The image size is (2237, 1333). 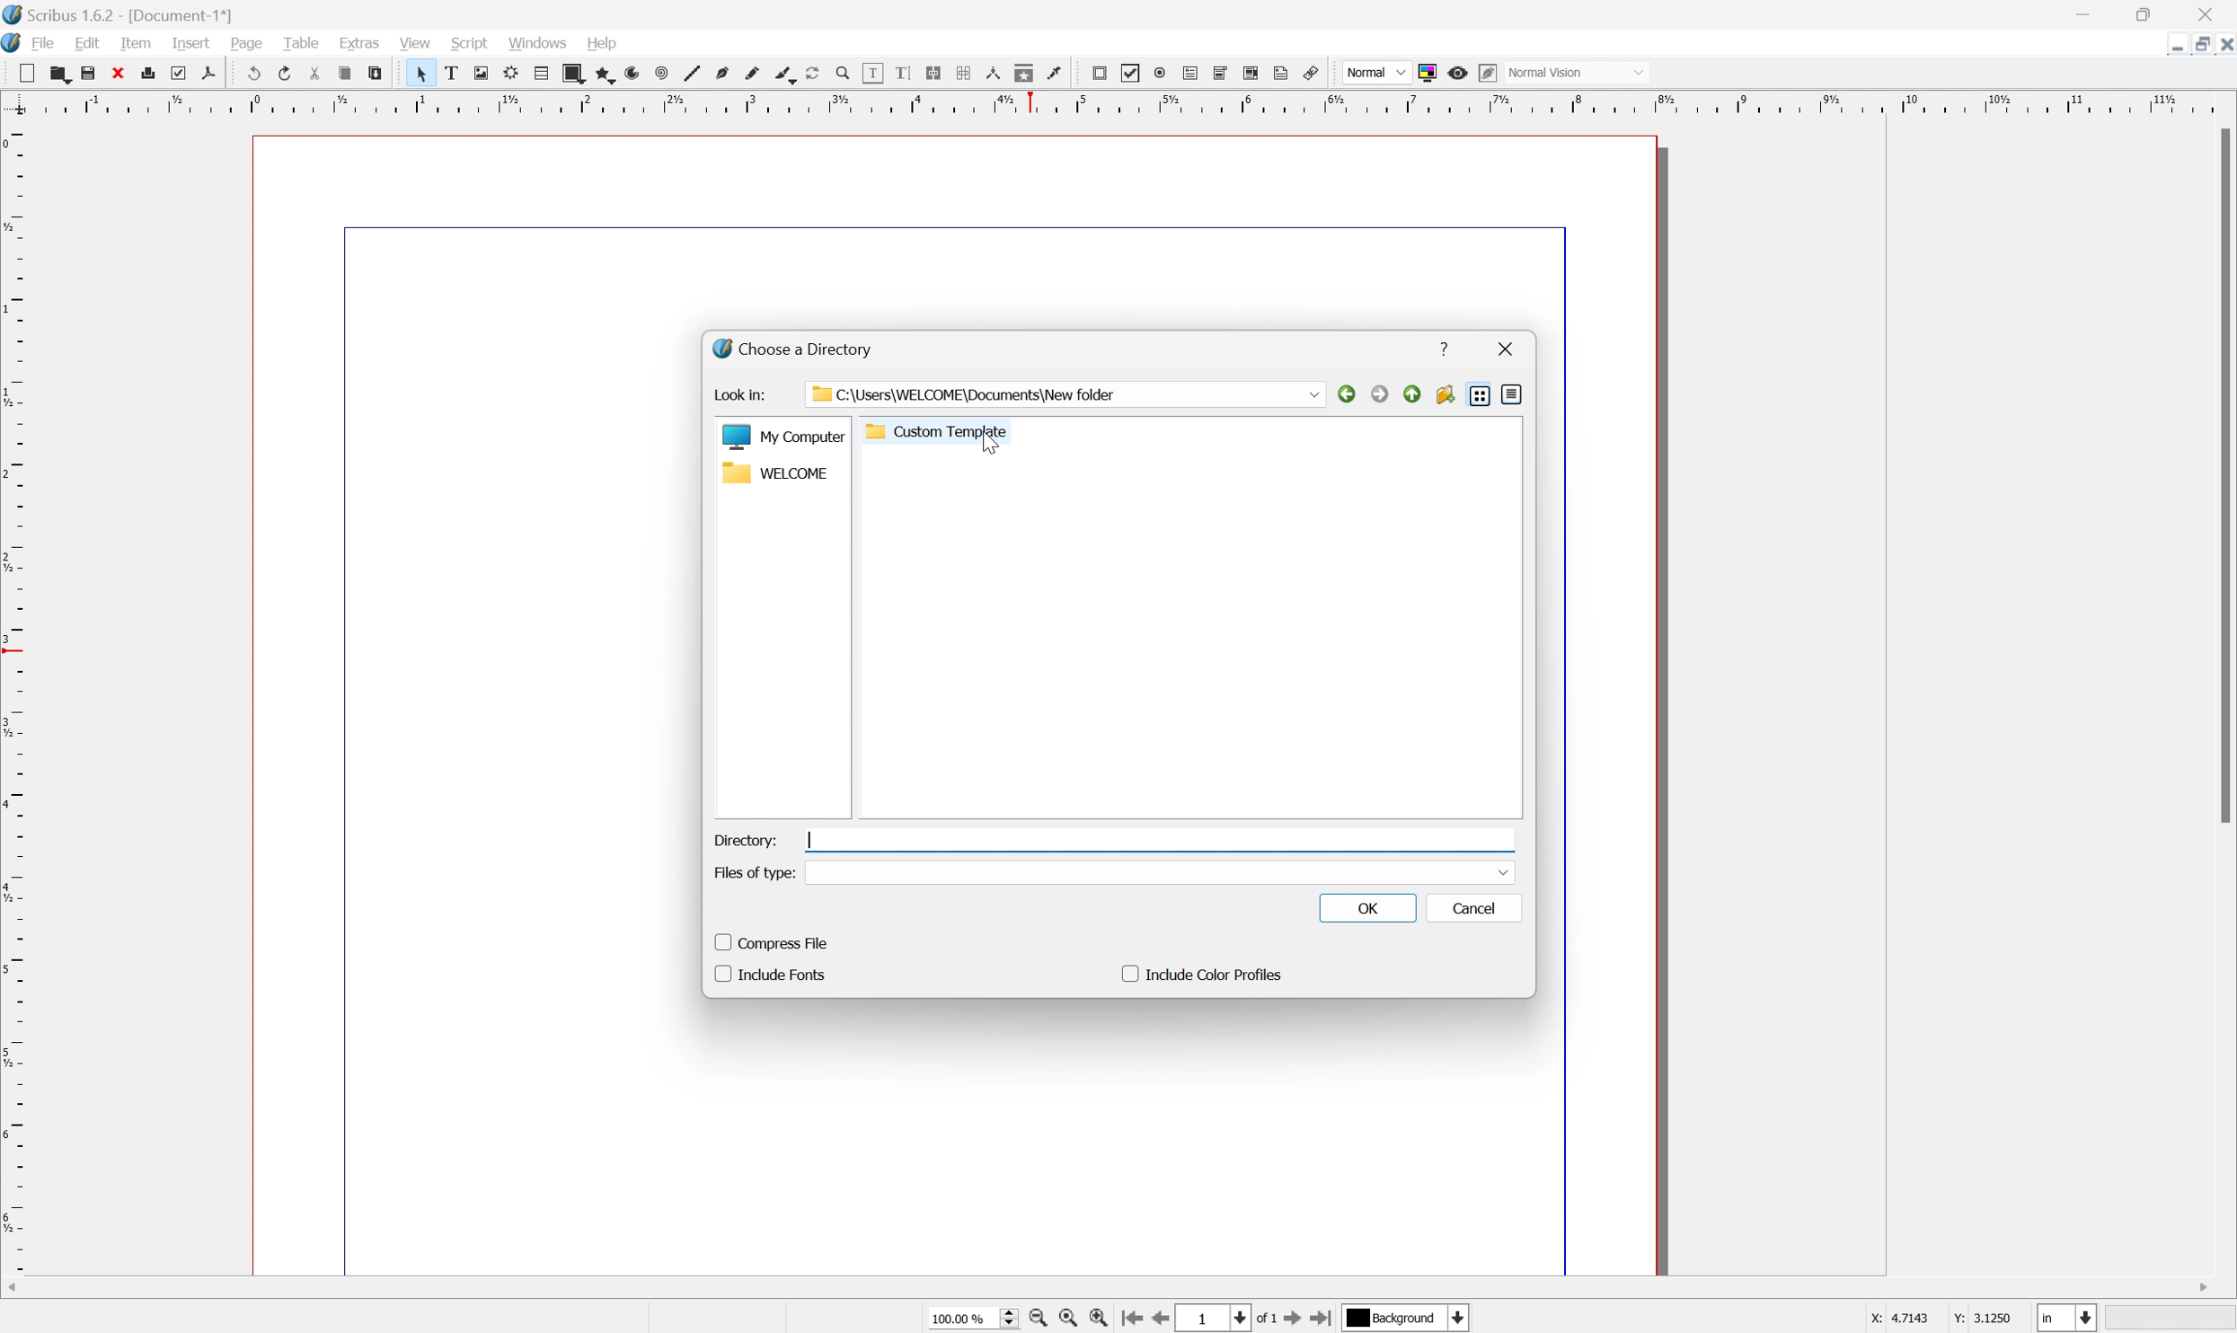 What do you see at coordinates (1162, 1320) in the screenshot?
I see `Go to previous page` at bounding box center [1162, 1320].